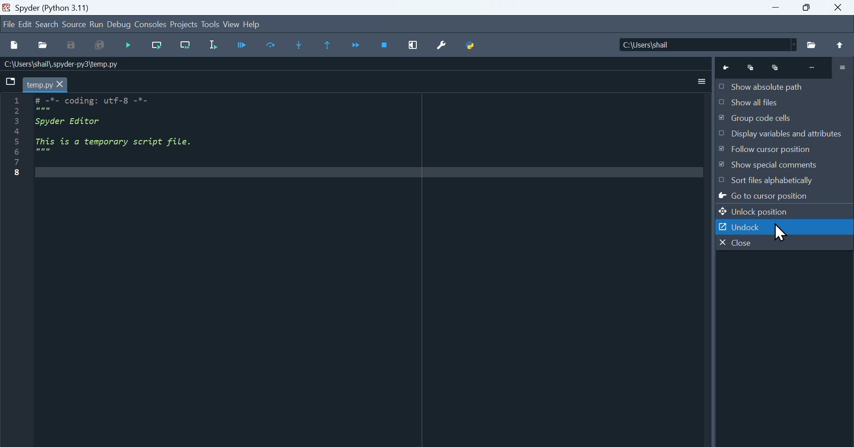  What do you see at coordinates (253, 24) in the screenshot?
I see `help` at bounding box center [253, 24].